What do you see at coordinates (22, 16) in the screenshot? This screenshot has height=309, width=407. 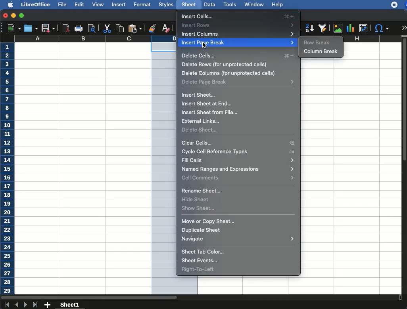 I see `maximize` at bounding box center [22, 16].